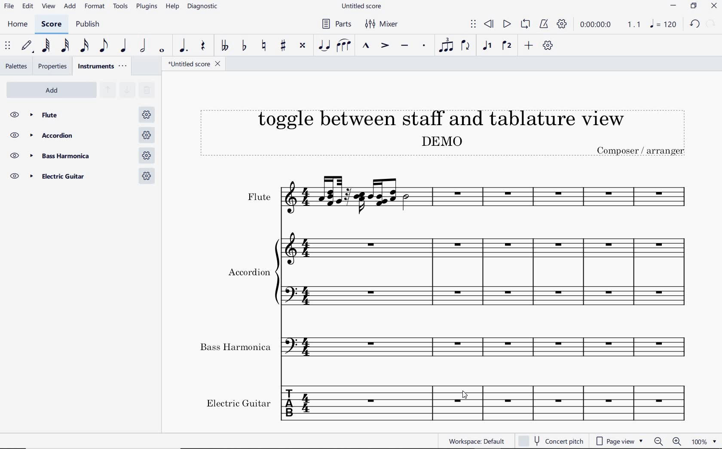 The image size is (722, 449). What do you see at coordinates (544, 25) in the screenshot?
I see `metronome` at bounding box center [544, 25].